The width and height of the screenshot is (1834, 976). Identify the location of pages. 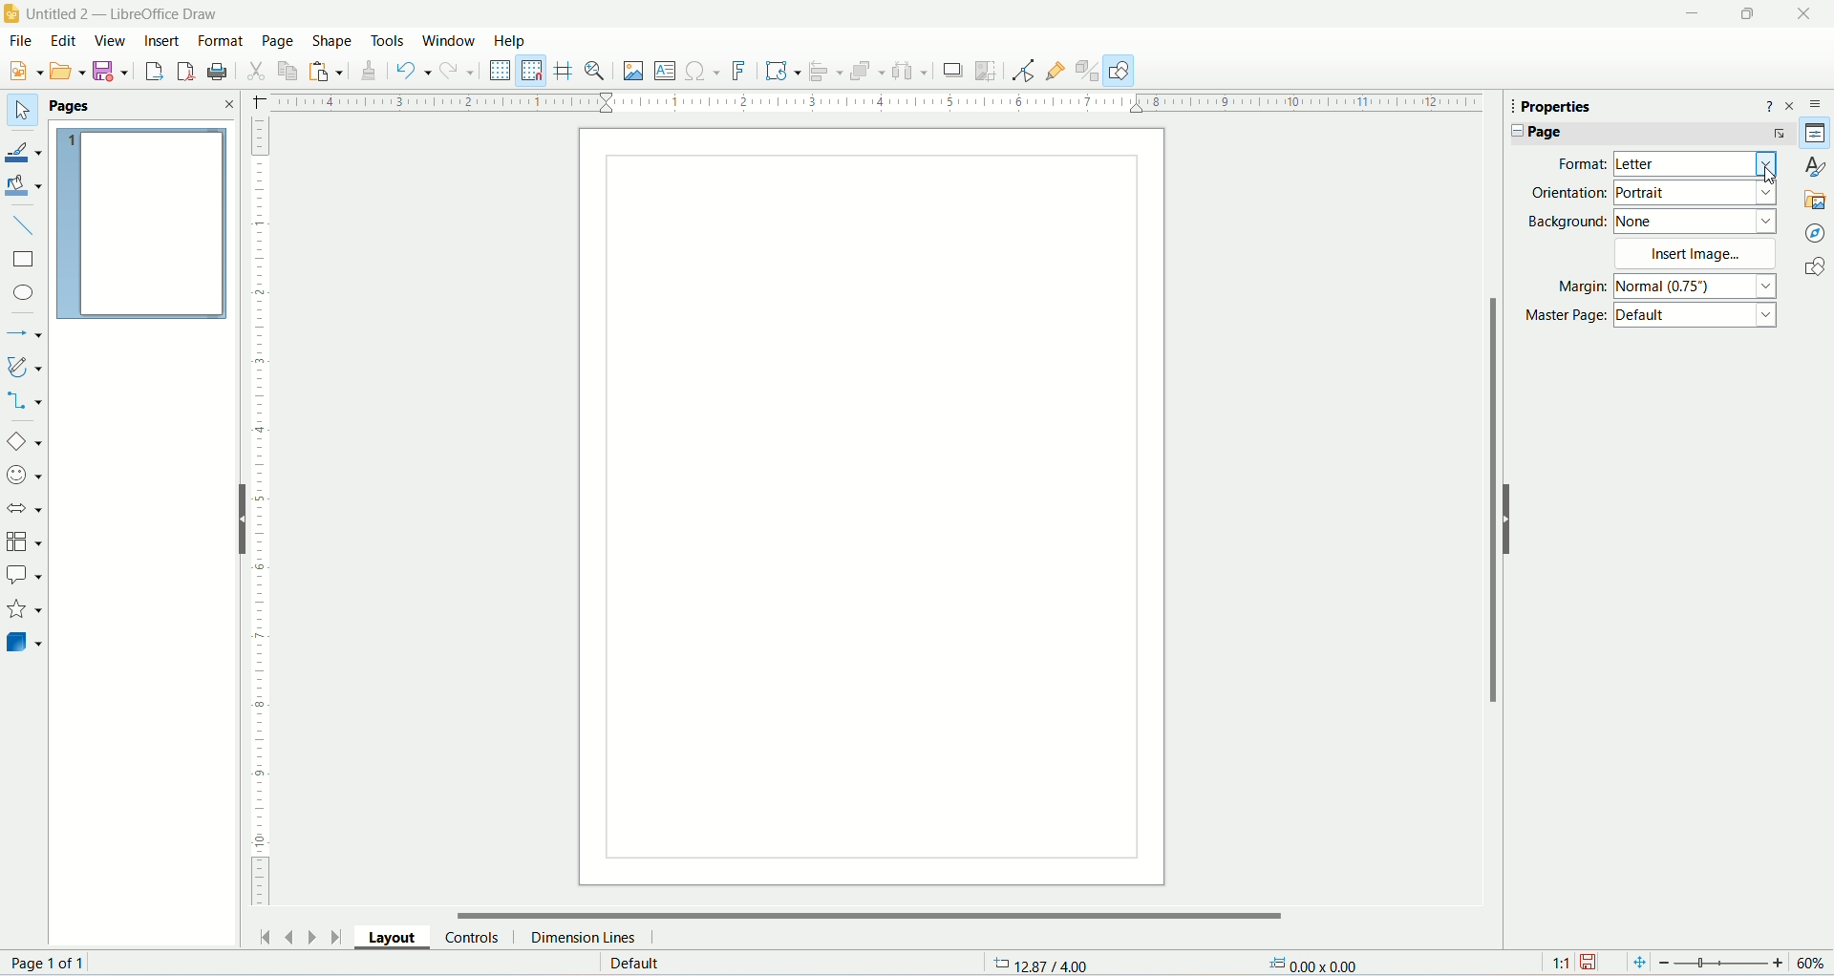
(142, 223).